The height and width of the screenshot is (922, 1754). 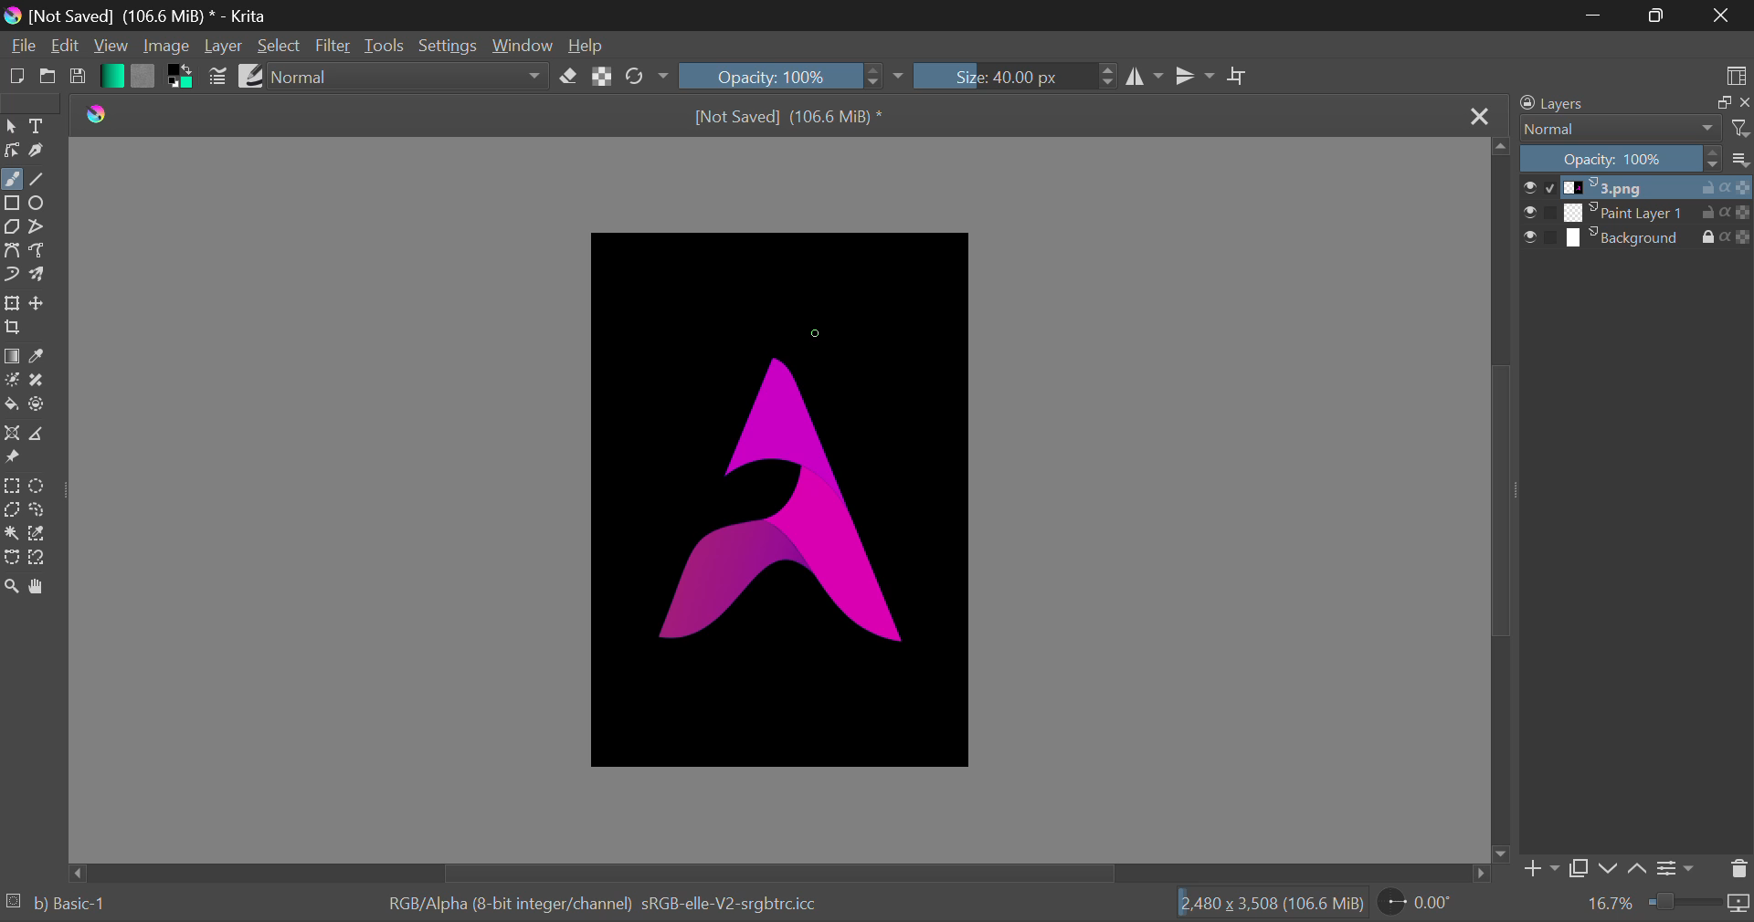 What do you see at coordinates (44, 277) in the screenshot?
I see `Multibrush Tool` at bounding box center [44, 277].